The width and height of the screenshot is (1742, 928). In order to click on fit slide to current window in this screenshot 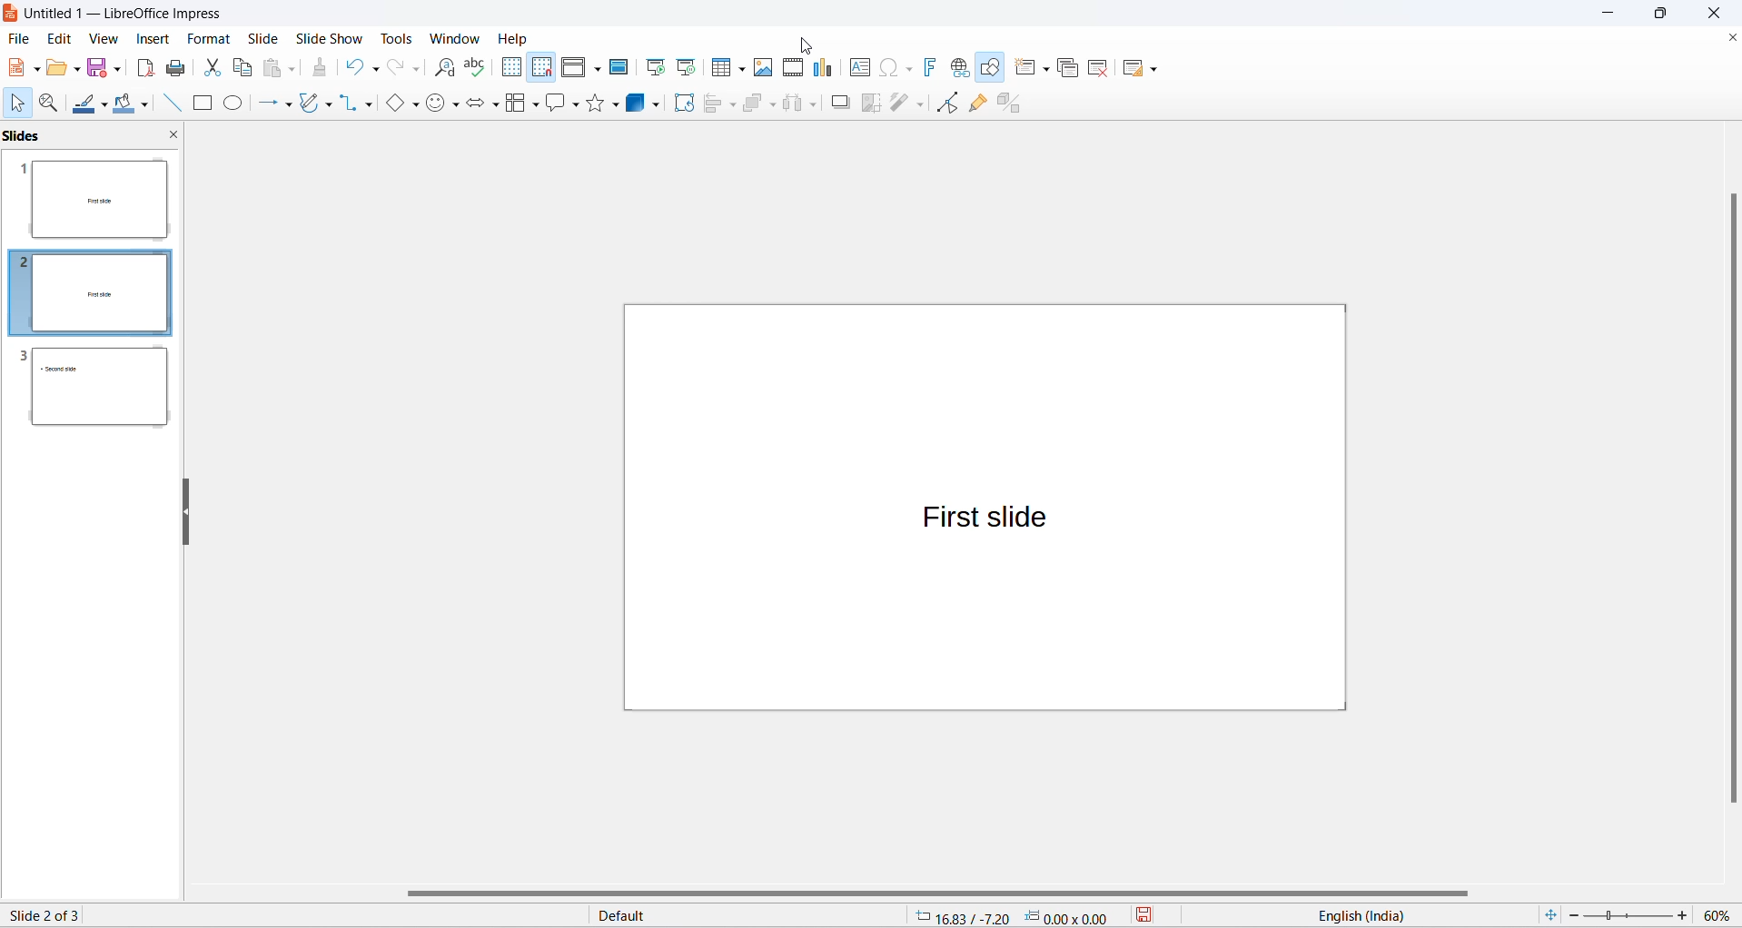, I will do `click(1549, 914)`.